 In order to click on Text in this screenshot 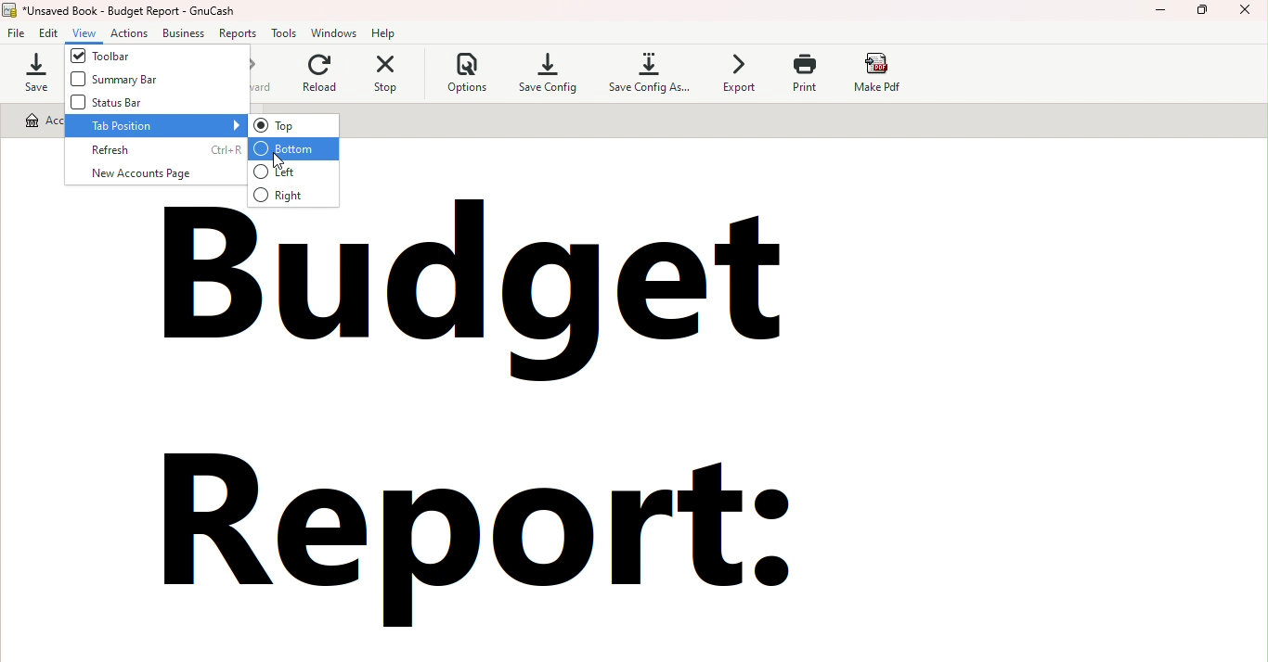, I will do `click(531, 420)`.